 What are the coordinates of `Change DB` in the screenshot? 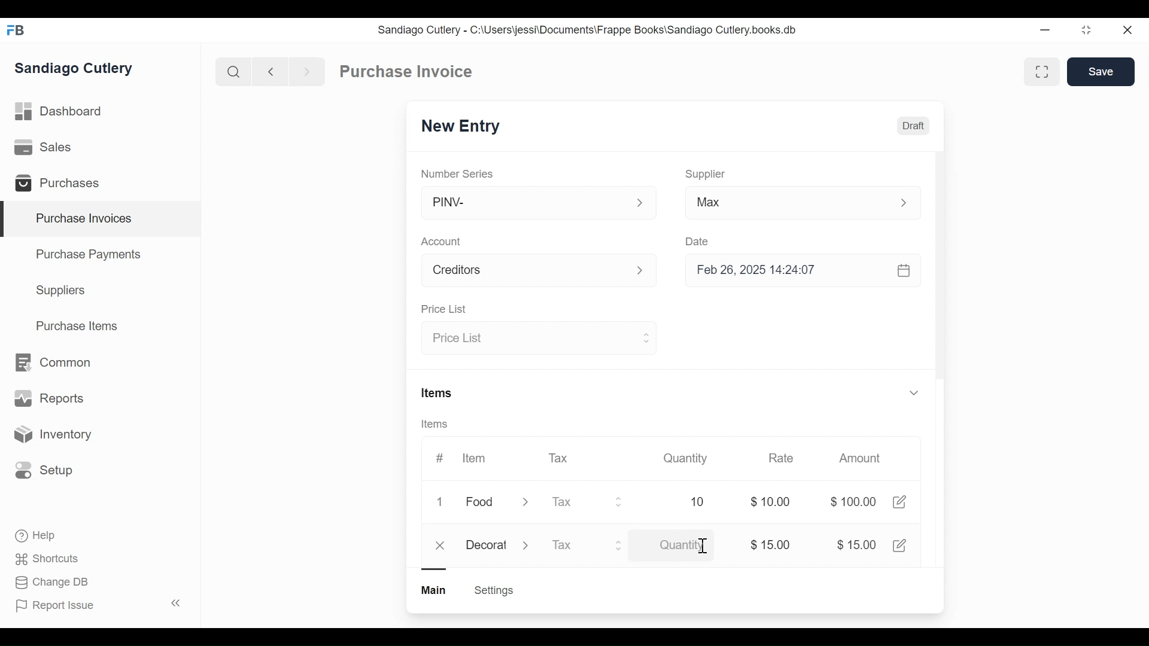 It's located at (54, 583).